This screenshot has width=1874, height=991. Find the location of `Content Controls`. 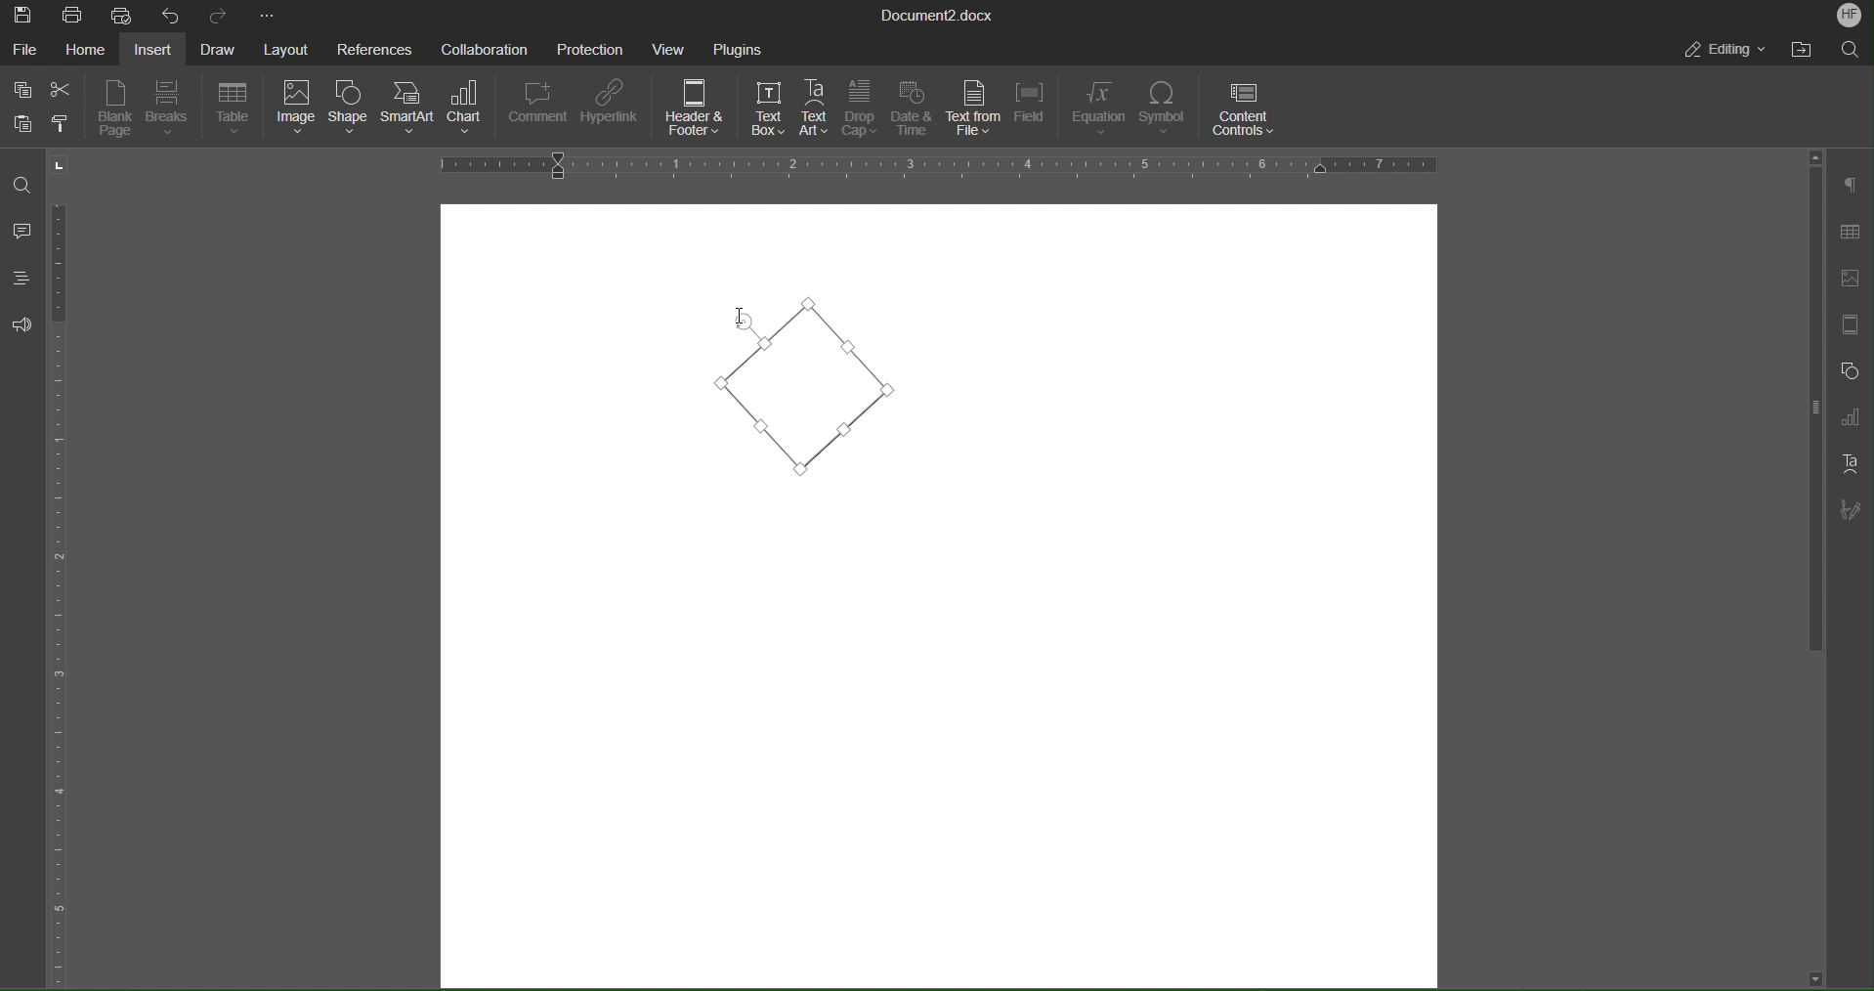

Content Controls is located at coordinates (1246, 108).